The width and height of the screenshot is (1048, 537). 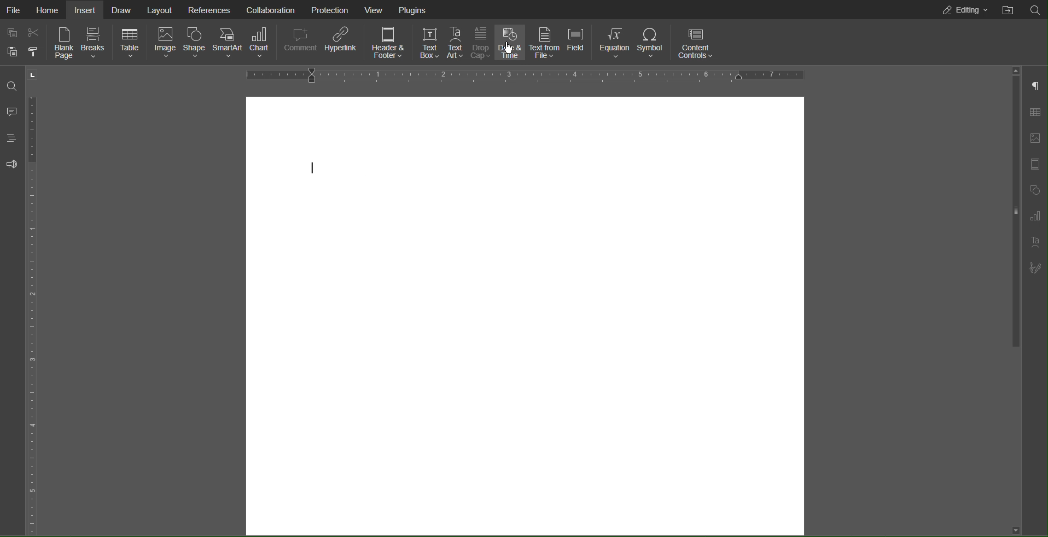 What do you see at coordinates (1010, 226) in the screenshot?
I see `slider` at bounding box center [1010, 226].